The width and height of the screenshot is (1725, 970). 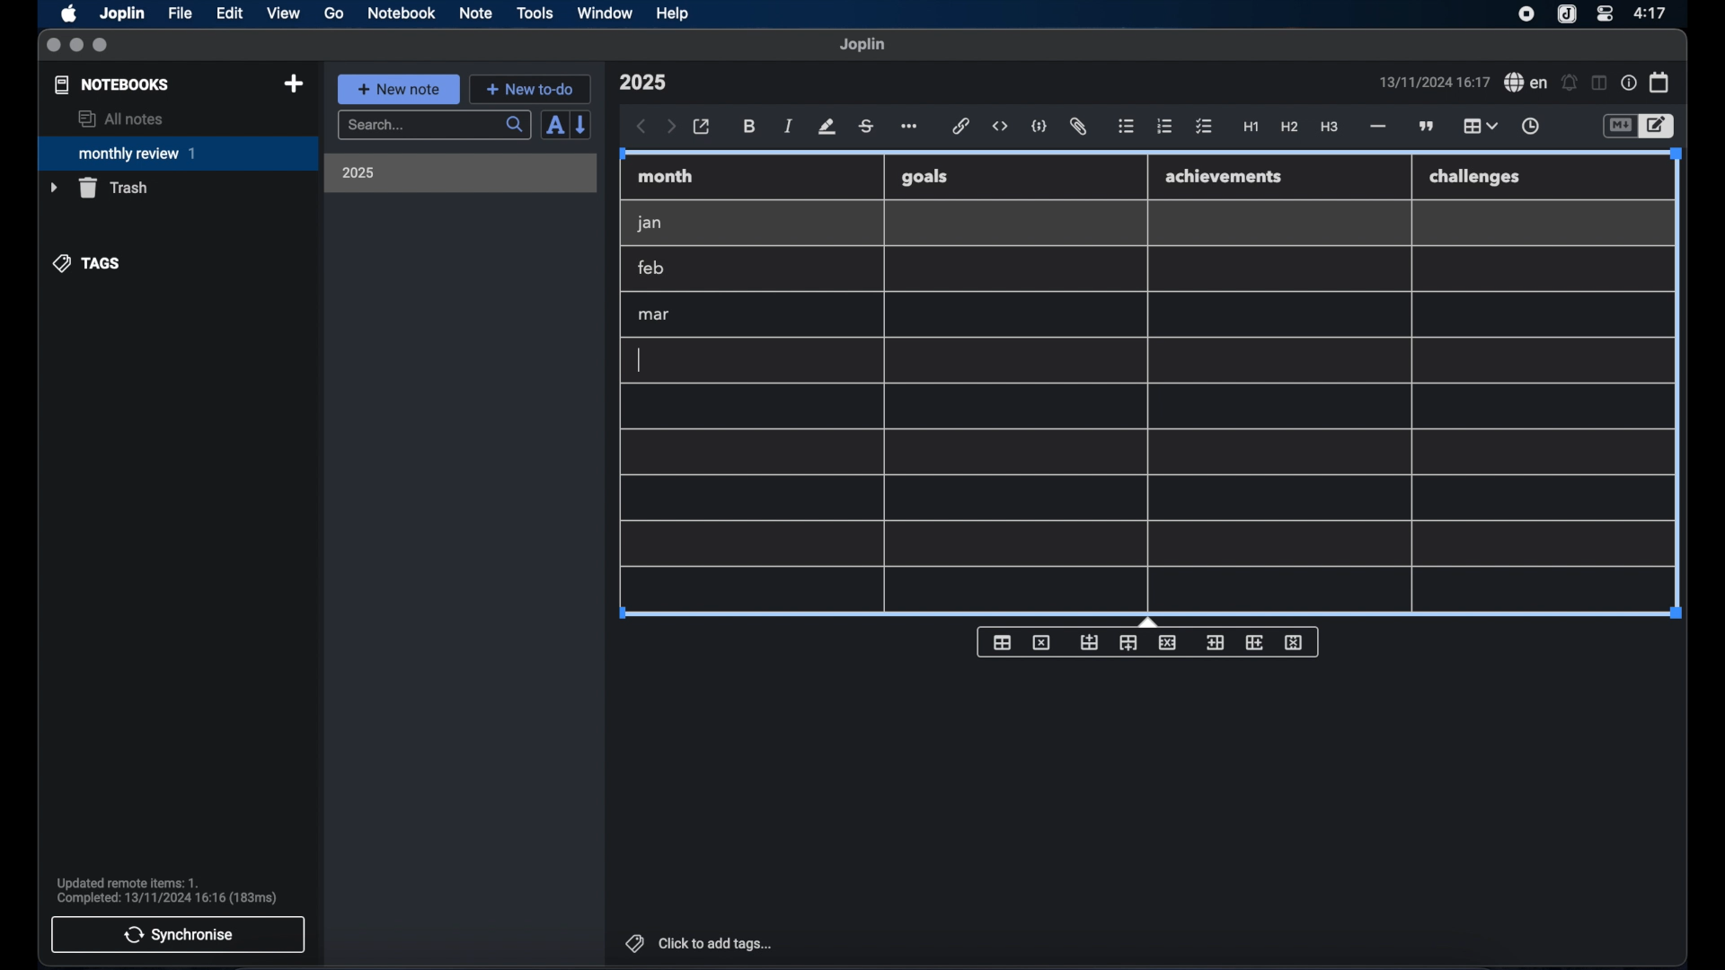 I want to click on open in external editor, so click(x=703, y=128).